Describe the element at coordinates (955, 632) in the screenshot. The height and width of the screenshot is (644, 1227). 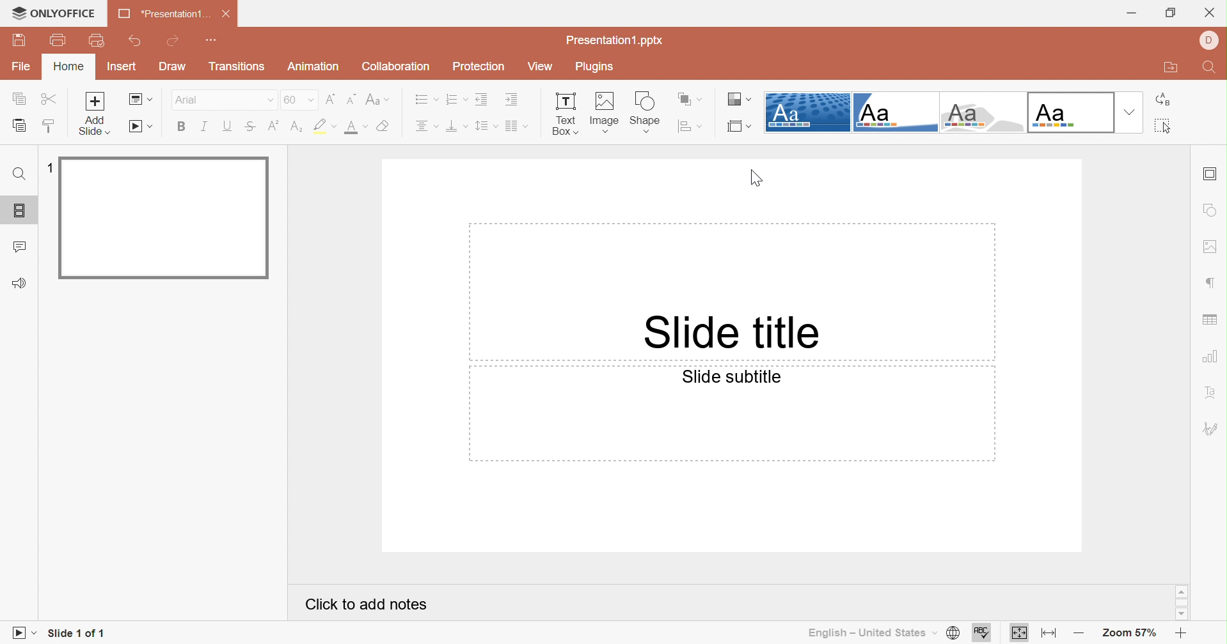
I see `Set document language` at that location.